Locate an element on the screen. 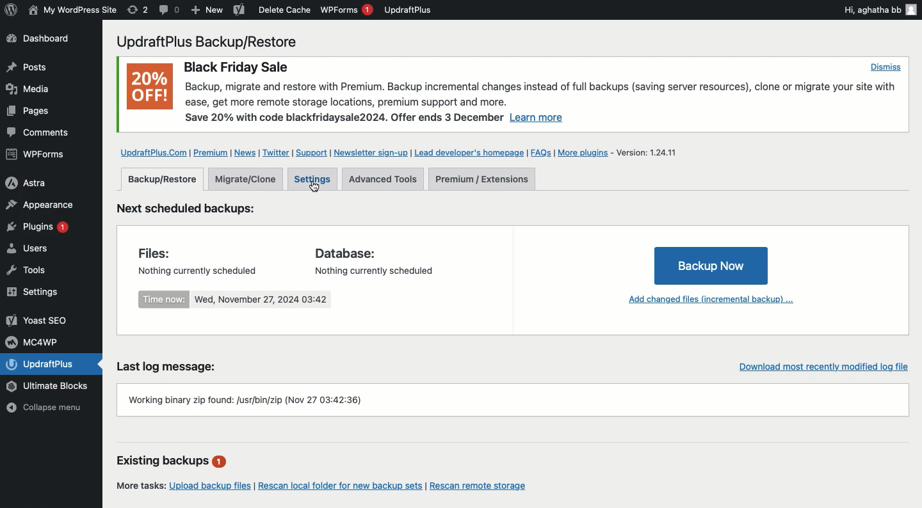 The width and height of the screenshot is (922, 508). Premium  is located at coordinates (212, 153).